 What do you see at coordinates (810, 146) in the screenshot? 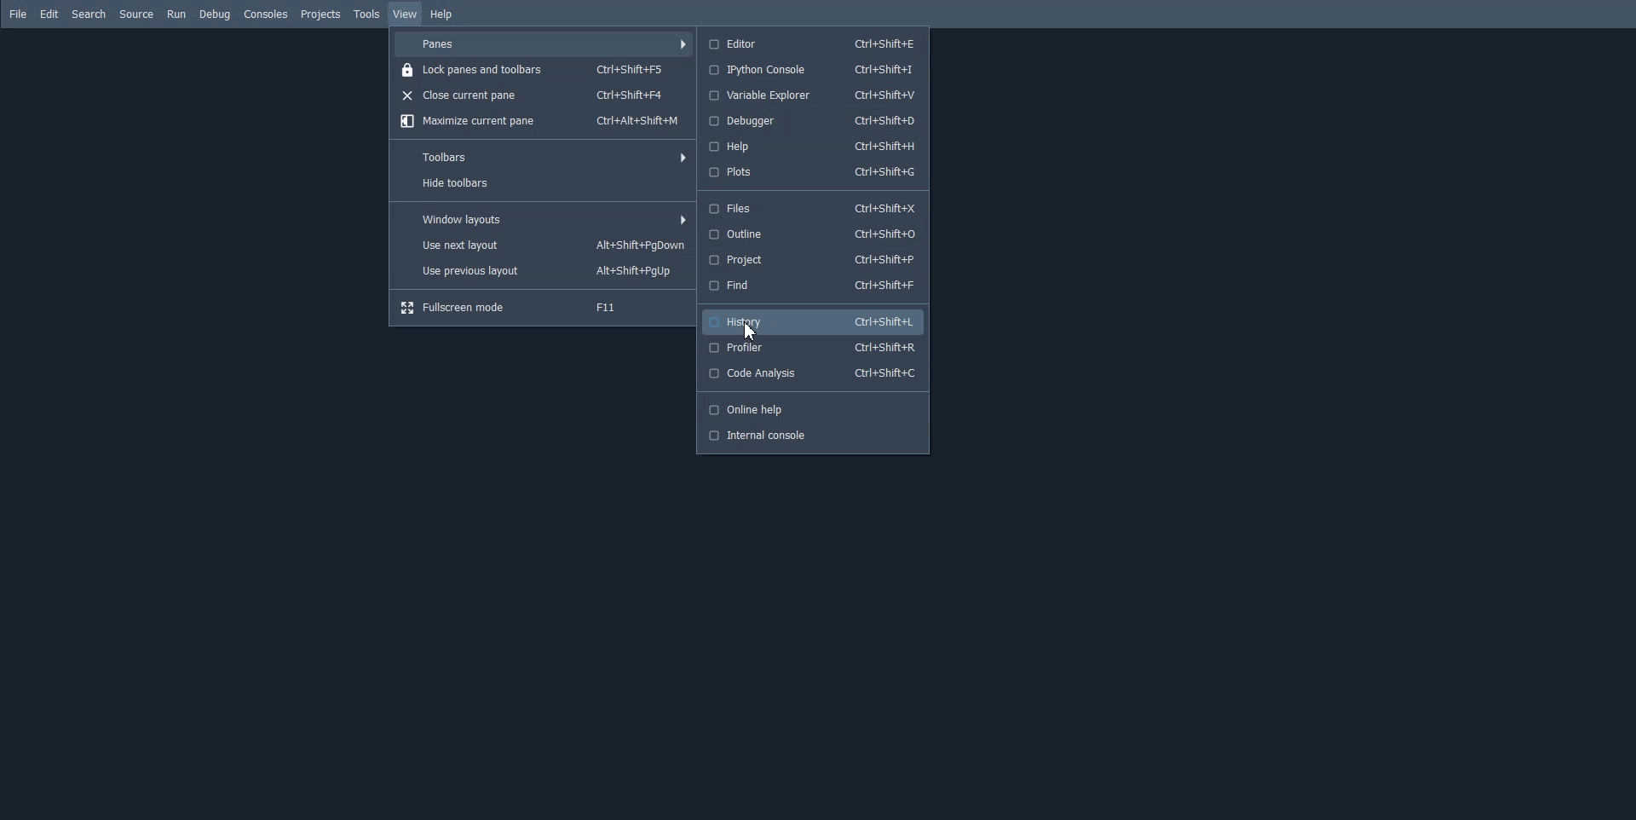
I see `Help` at bounding box center [810, 146].